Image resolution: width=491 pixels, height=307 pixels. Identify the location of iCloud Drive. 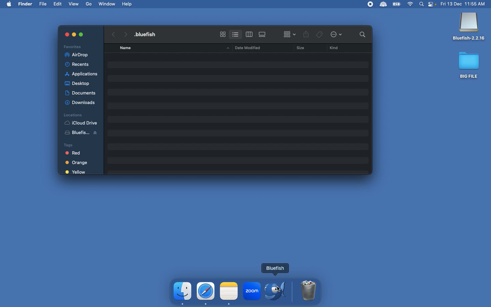
(81, 123).